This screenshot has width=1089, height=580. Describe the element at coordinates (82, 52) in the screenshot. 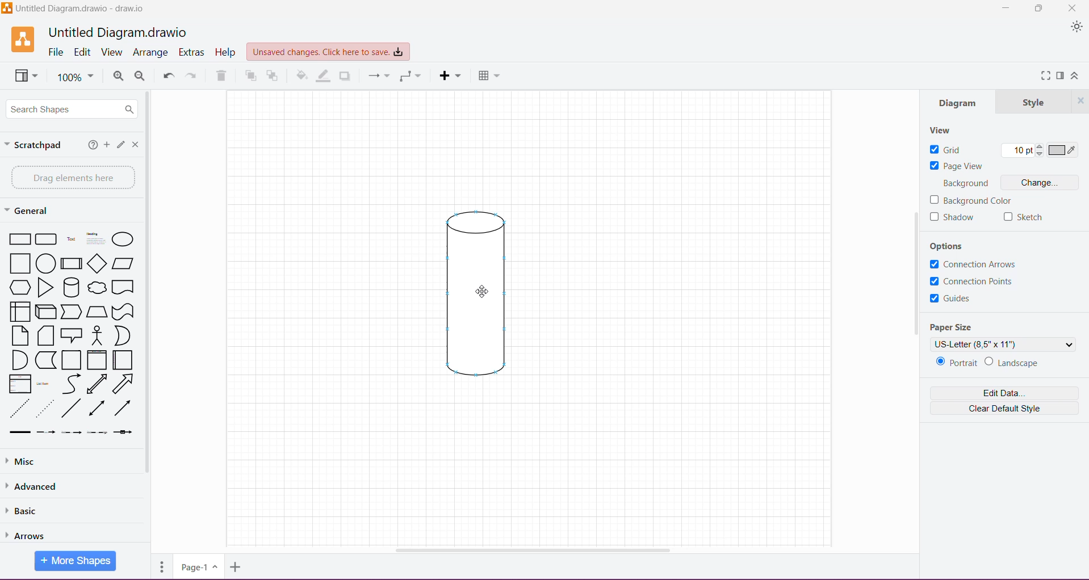

I see `Edit` at that location.